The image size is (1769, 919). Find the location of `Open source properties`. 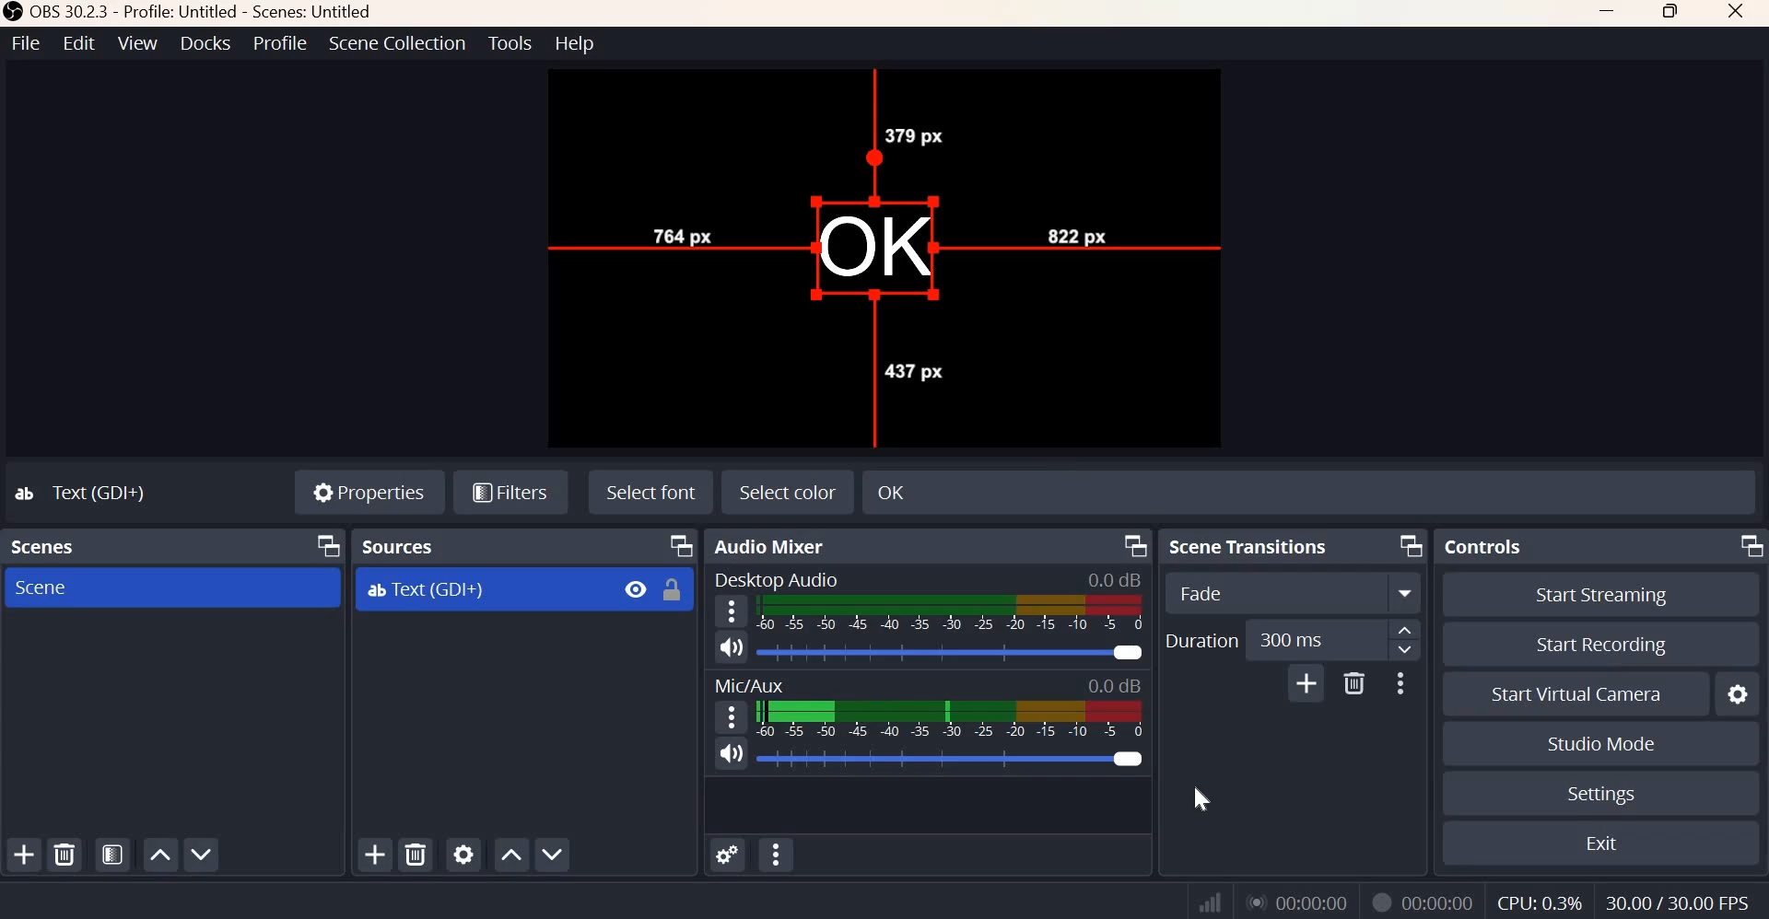

Open source properties is located at coordinates (463, 854).